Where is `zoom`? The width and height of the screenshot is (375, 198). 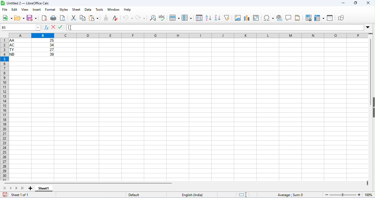 zoom is located at coordinates (347, 194).